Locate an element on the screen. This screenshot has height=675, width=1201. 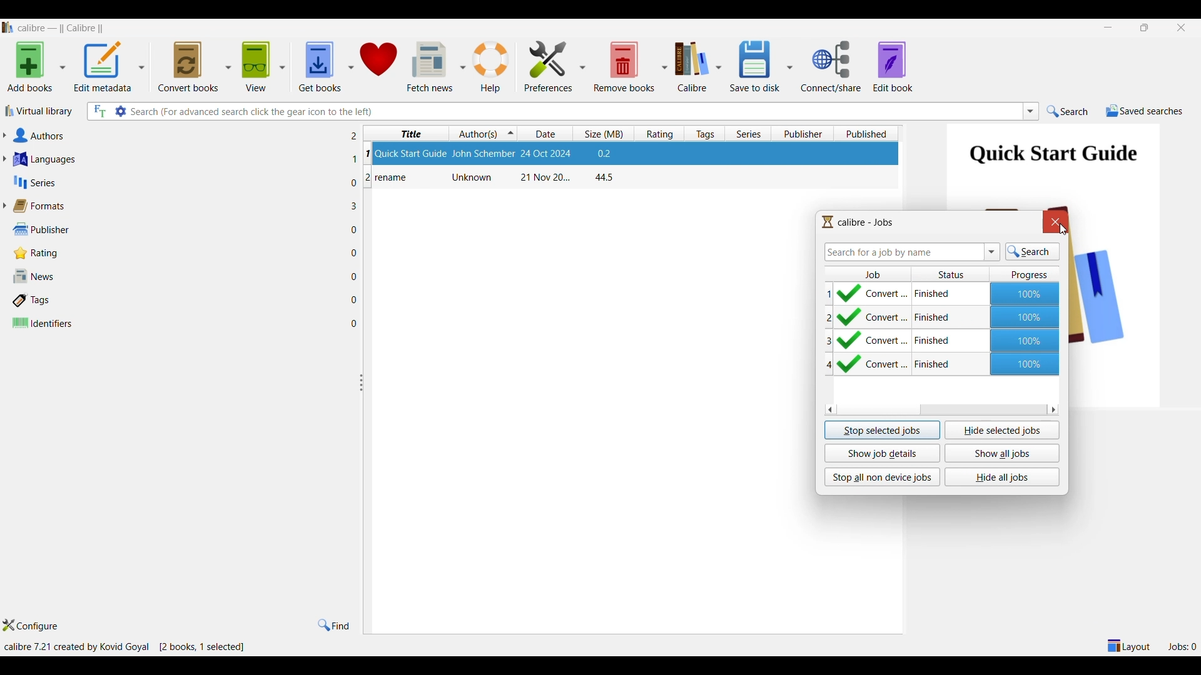
Book: Quick Start Guide is located at coordinates (631, 155).